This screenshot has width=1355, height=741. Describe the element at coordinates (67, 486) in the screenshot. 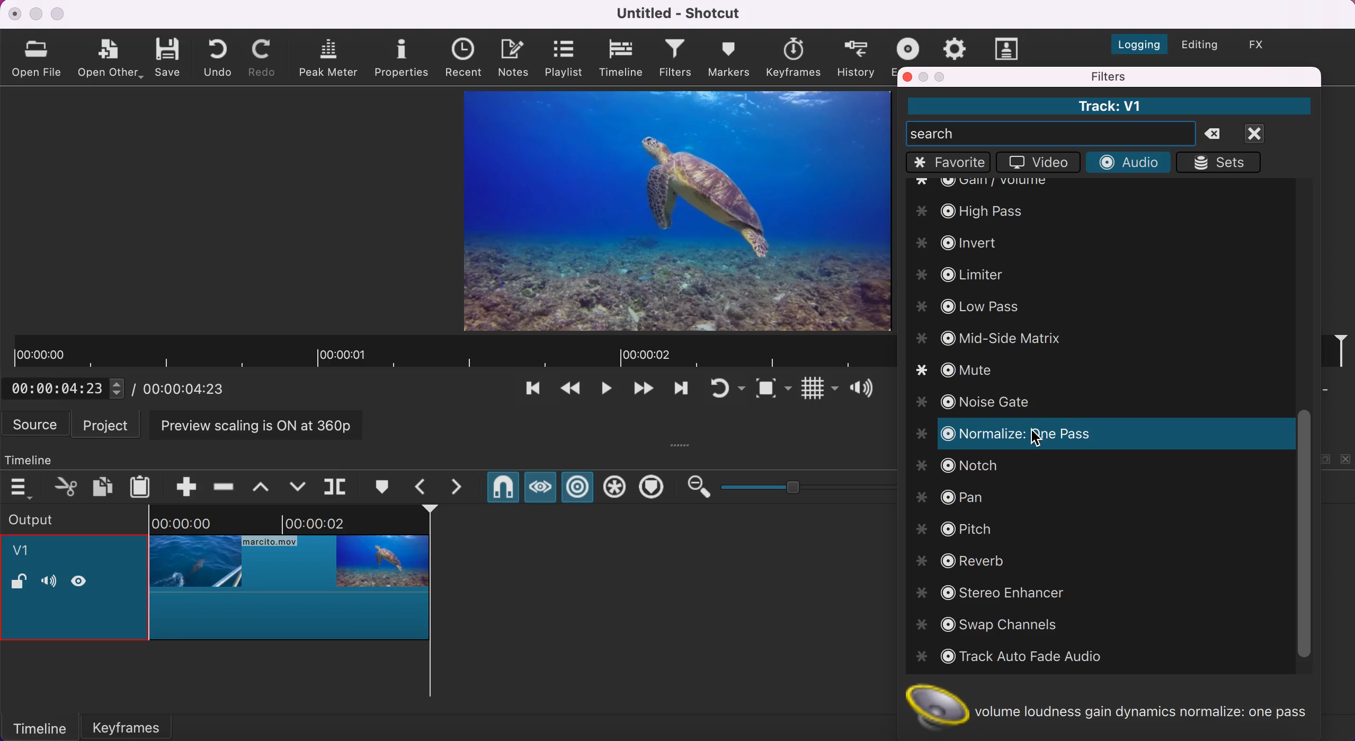

I see `cut` at that location.